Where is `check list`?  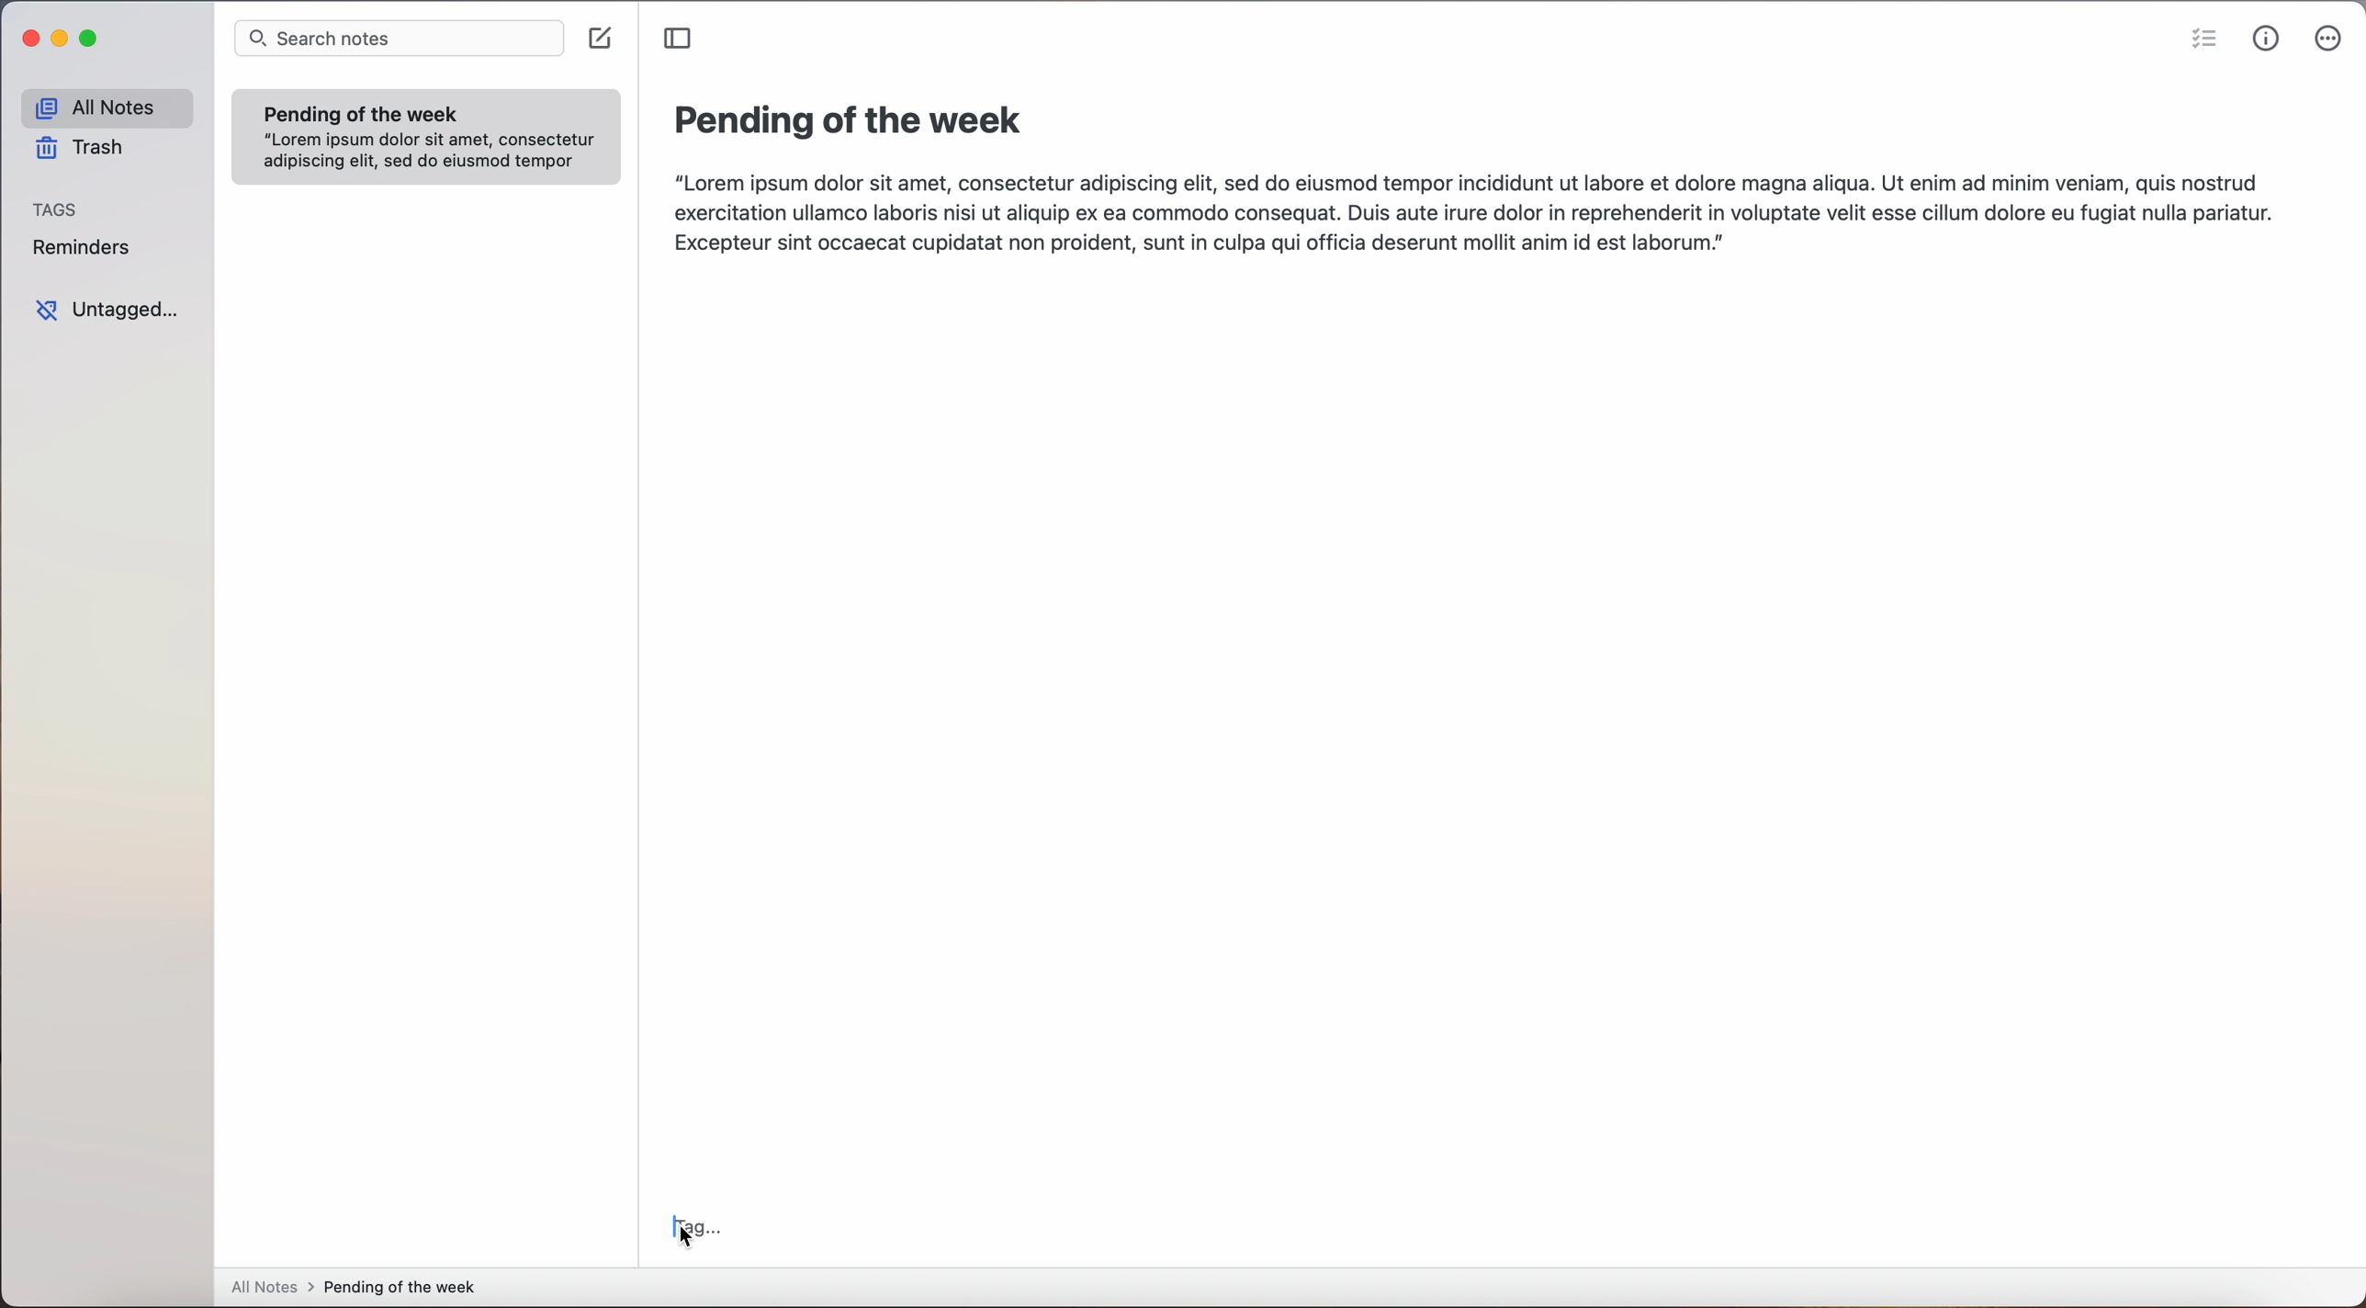 check list is located at coordinates (2199, 39).